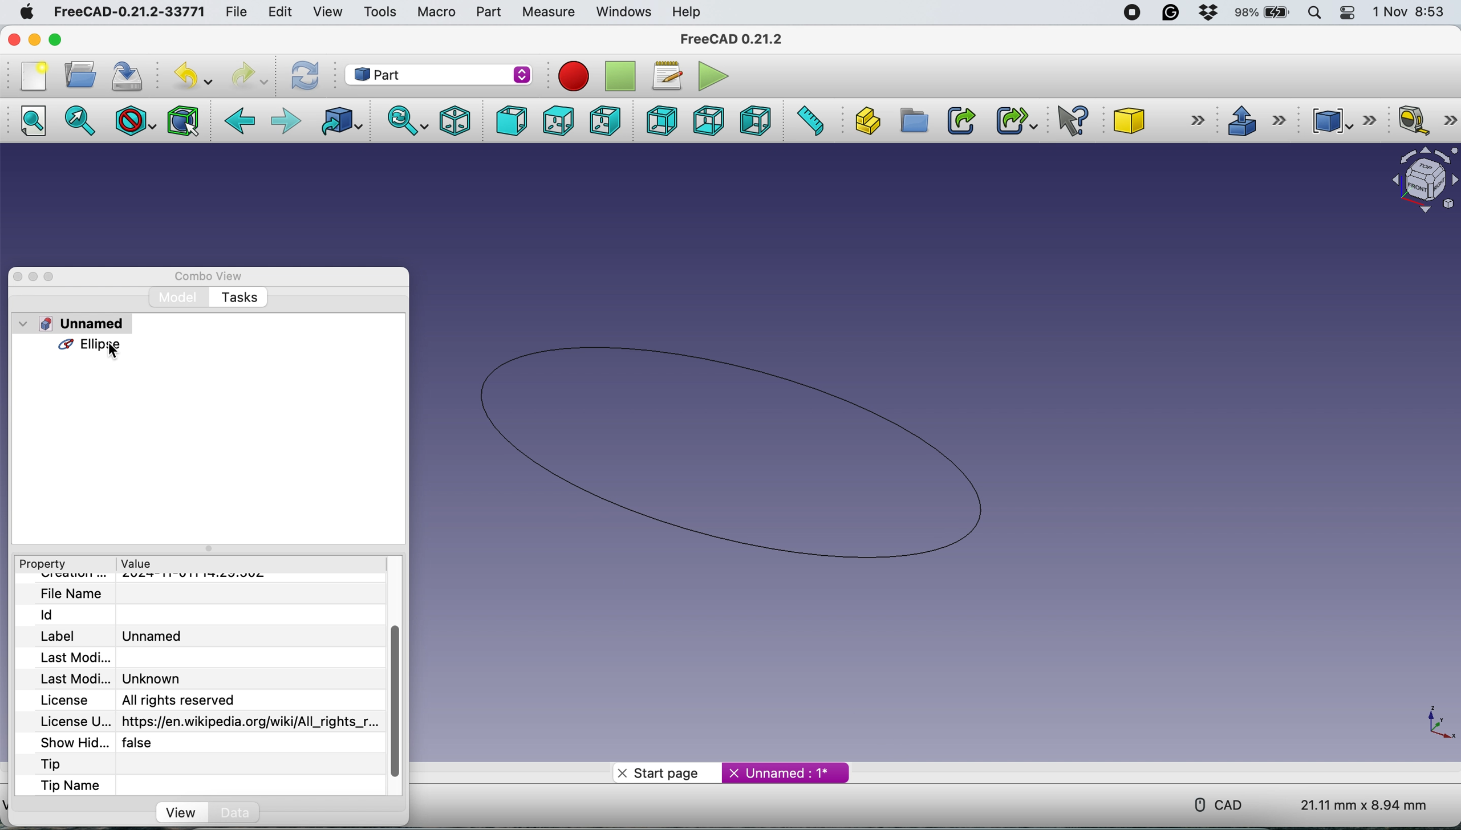 This screenshot has height=830, width=1461. I want to click on ellipse, so click(91, 344).